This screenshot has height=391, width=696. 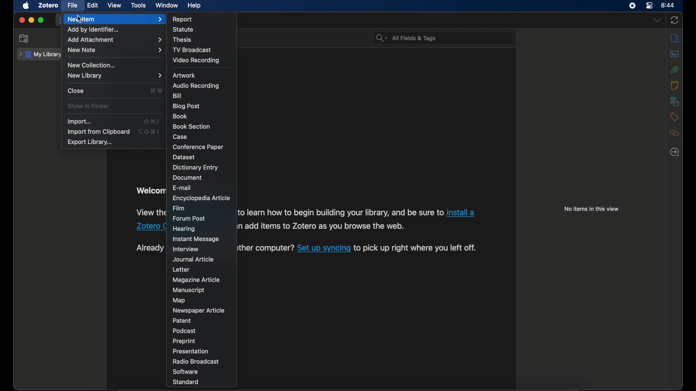 I want to click on document, so click(x=187, y=177).